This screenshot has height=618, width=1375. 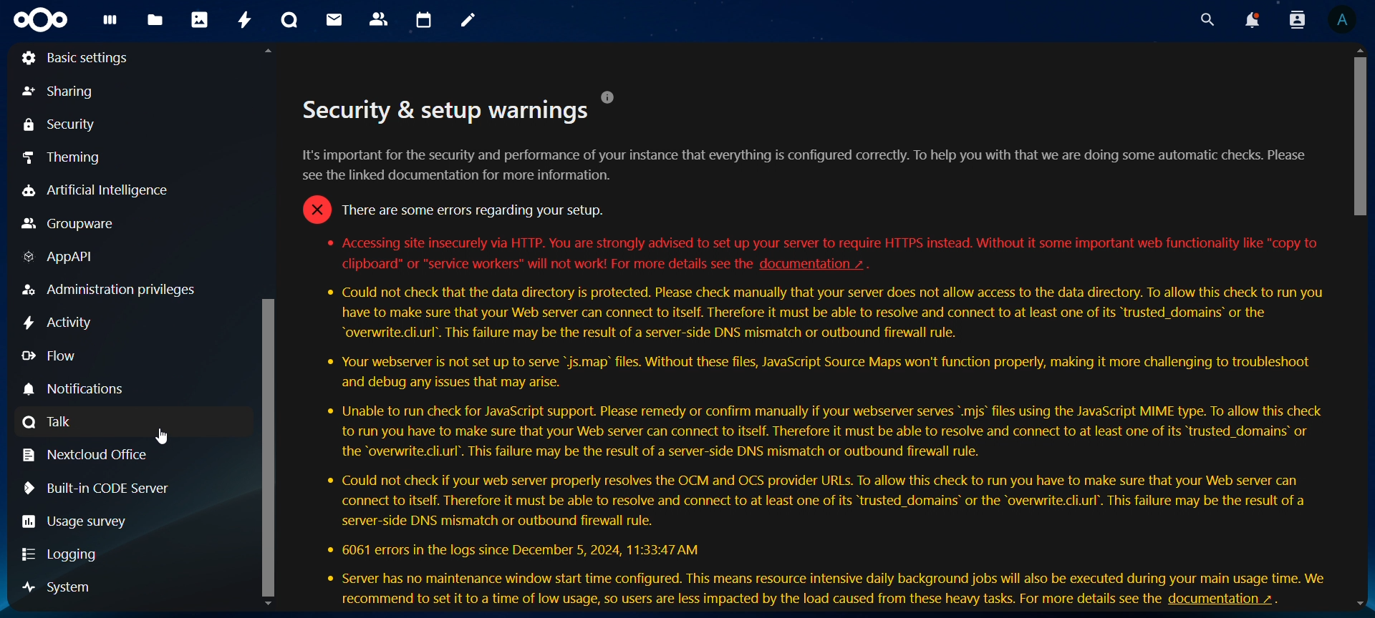 What do you see at coordinates (1230, 600) in the screenshot?
I see `documentation` at bounding box center [1230, 600].